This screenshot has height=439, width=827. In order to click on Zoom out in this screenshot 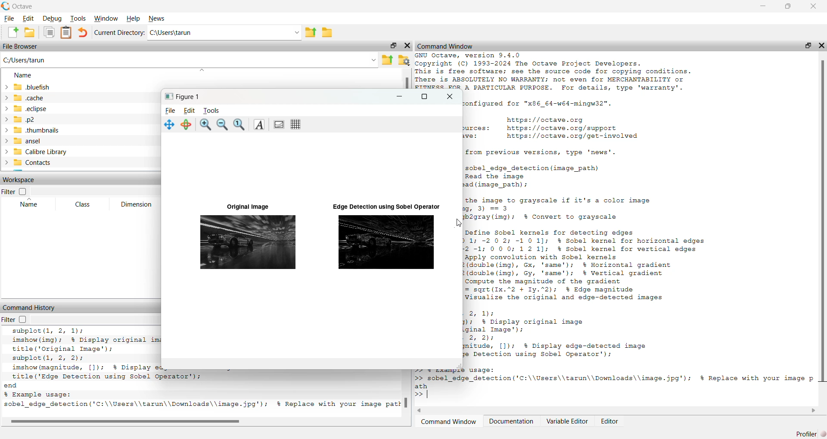, I will do `click(223, 126)`.